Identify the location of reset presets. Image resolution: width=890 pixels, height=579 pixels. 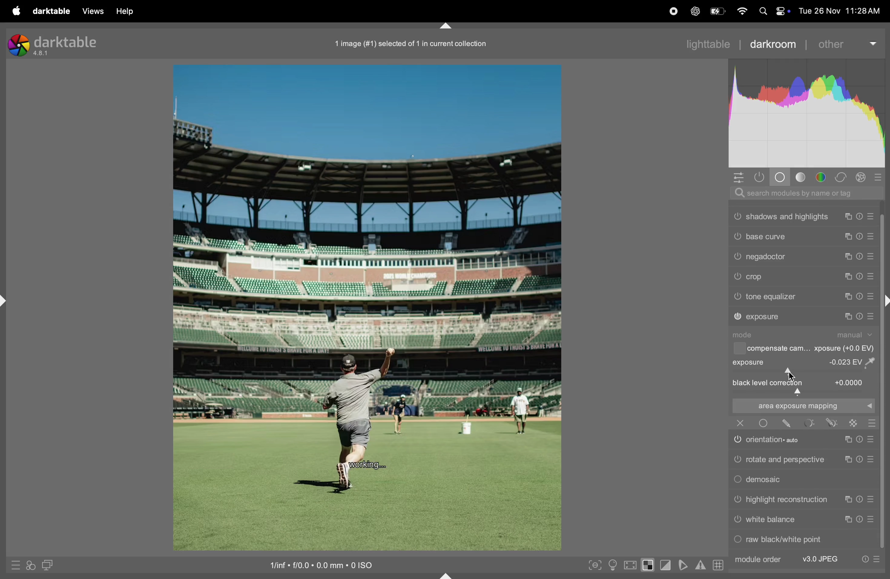
(861, 255).